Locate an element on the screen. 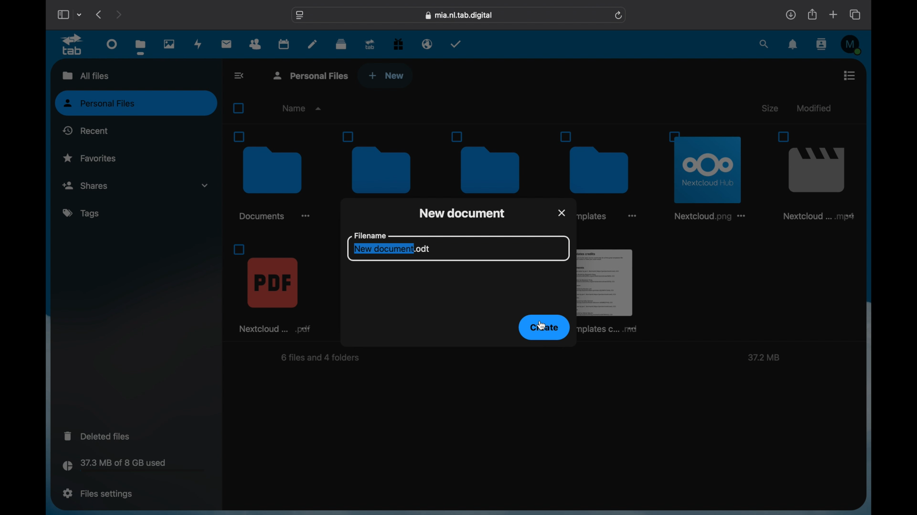 This screenshot has height=515, width=917. search is located at coordinates (765, 45).